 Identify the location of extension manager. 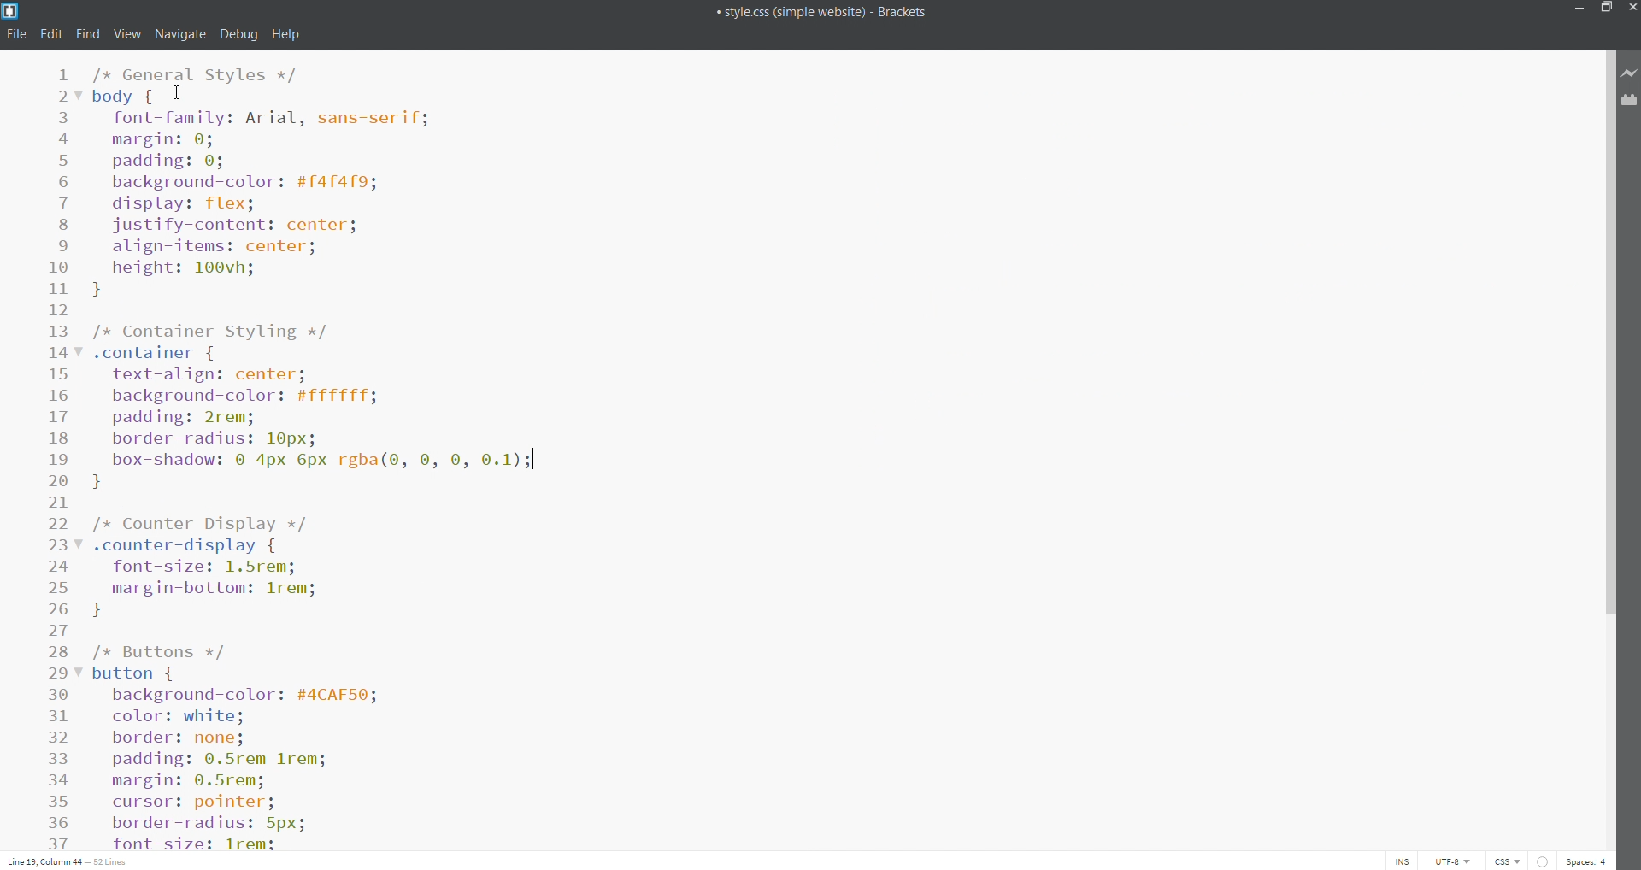
(1630, 102).